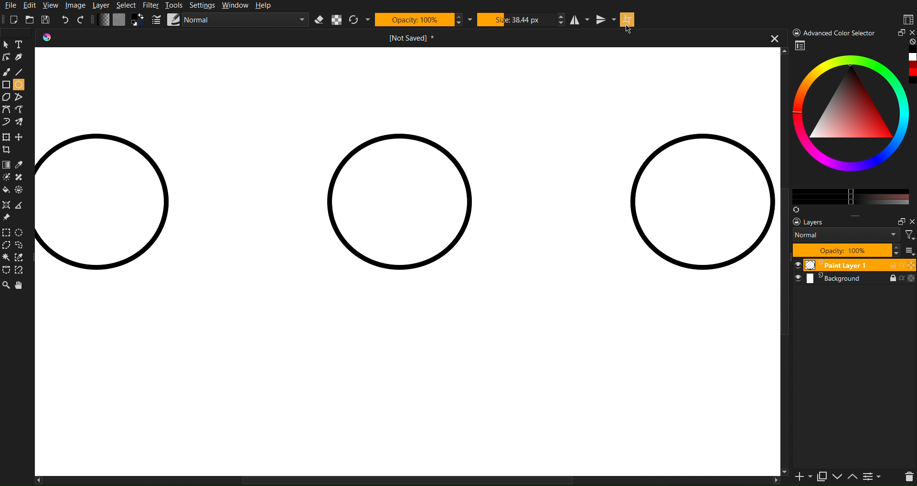  I want to click on maximize, so click(899, 222).